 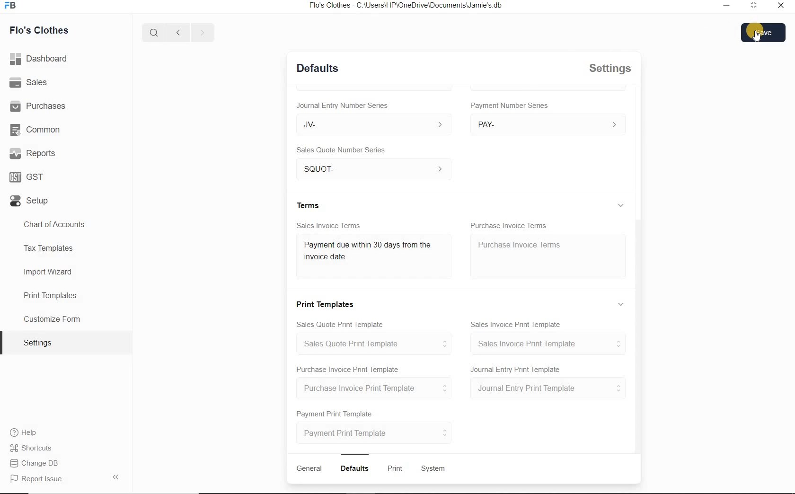 What do you see at coordinates (38, 105) in the screenshot?
I see `Purchases` at bounding box center [38, 105].